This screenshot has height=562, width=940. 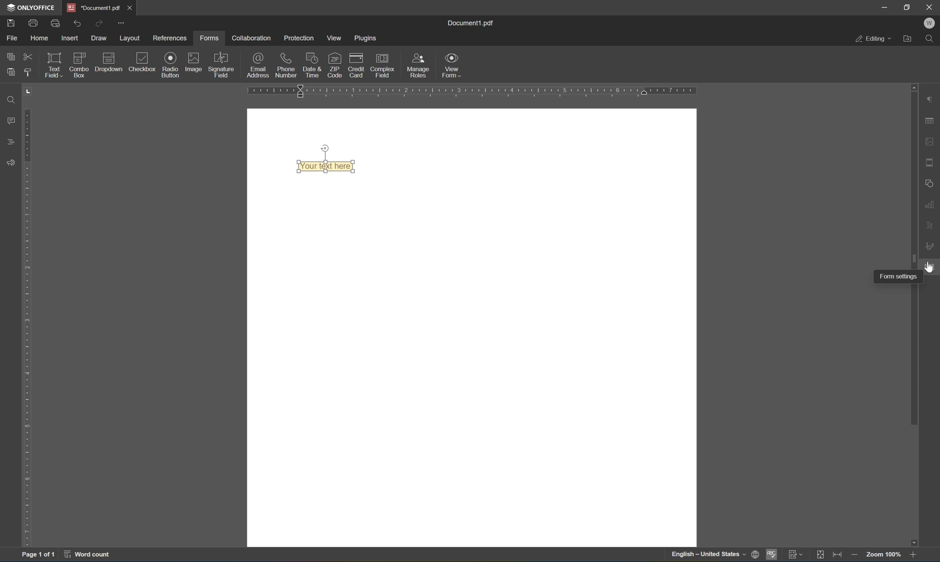 What do you see at coordinates (367, 38) in the screenshot?
I see `plugins` at bounding box center [367, 38].